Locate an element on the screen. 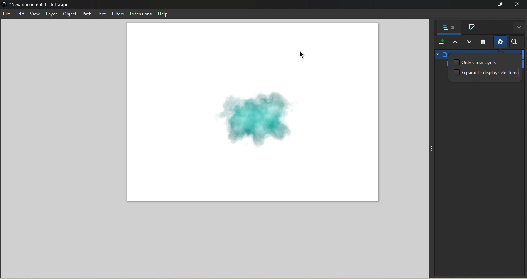 The image size is (527, 279). Edit is located at coordinates (20, 14).